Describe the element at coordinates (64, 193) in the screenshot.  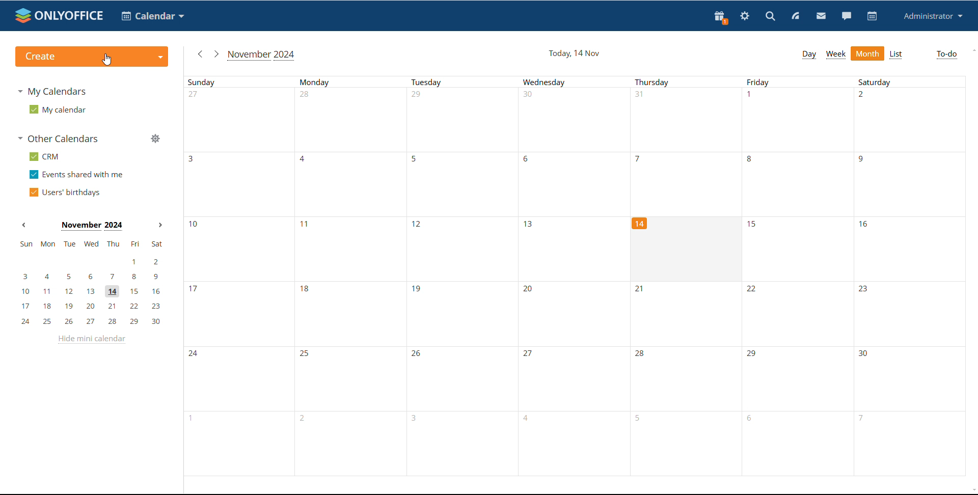
I see `users' birthdays` at that location.